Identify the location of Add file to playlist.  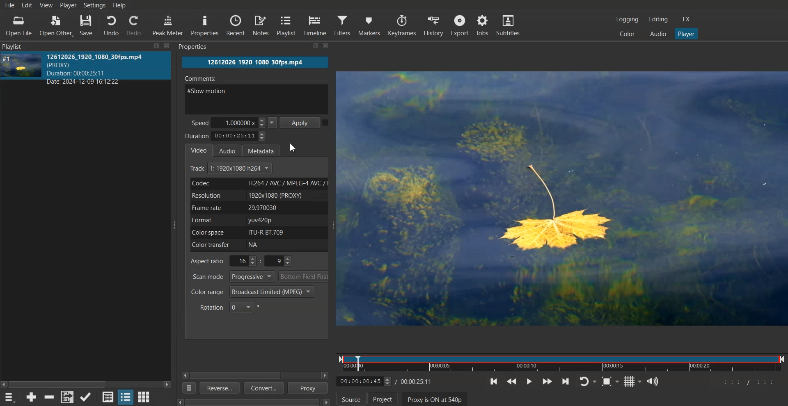
(67, 397).